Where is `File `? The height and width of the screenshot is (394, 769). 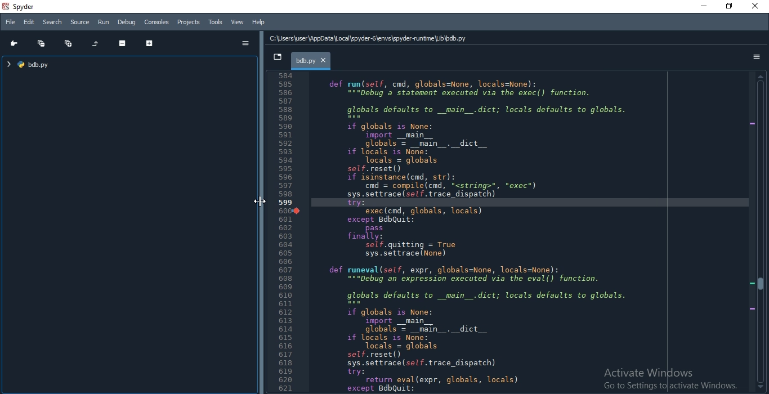
File  is located at coordinates (11, 23).